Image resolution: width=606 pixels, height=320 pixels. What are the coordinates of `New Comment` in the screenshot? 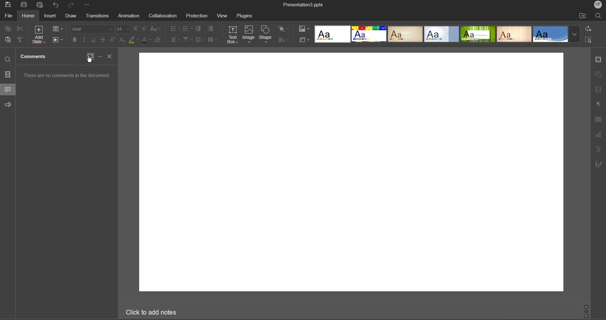 It's located at (89, 56).